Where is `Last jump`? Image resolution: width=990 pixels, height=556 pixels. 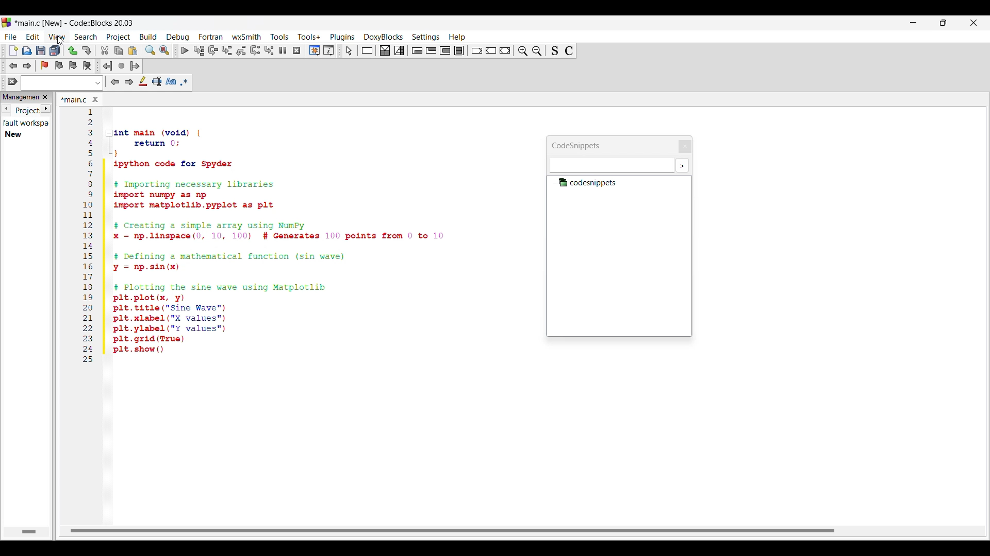
Last jump is located at coordinates (122, 66).